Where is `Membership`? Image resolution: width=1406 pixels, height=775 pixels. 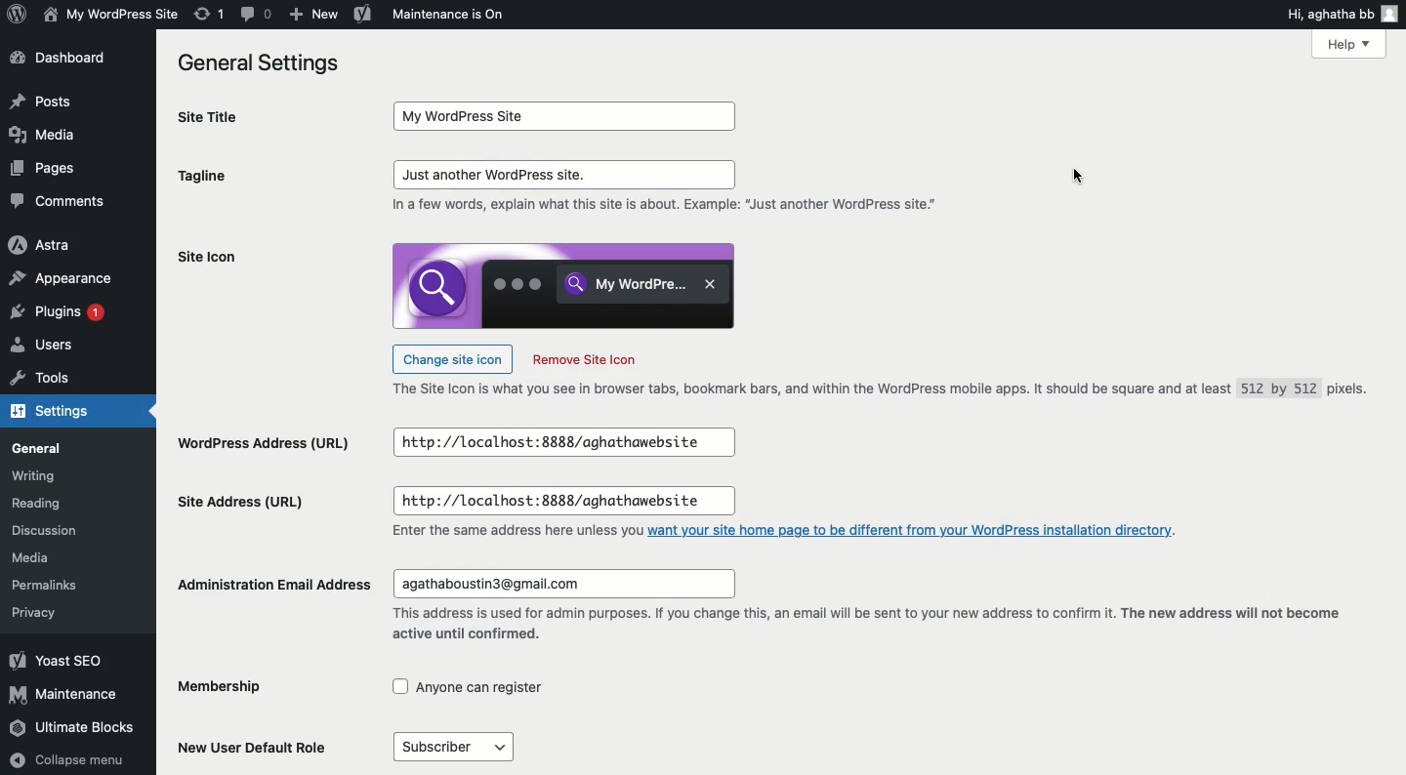 Membership is located at coordinates (237, 688).